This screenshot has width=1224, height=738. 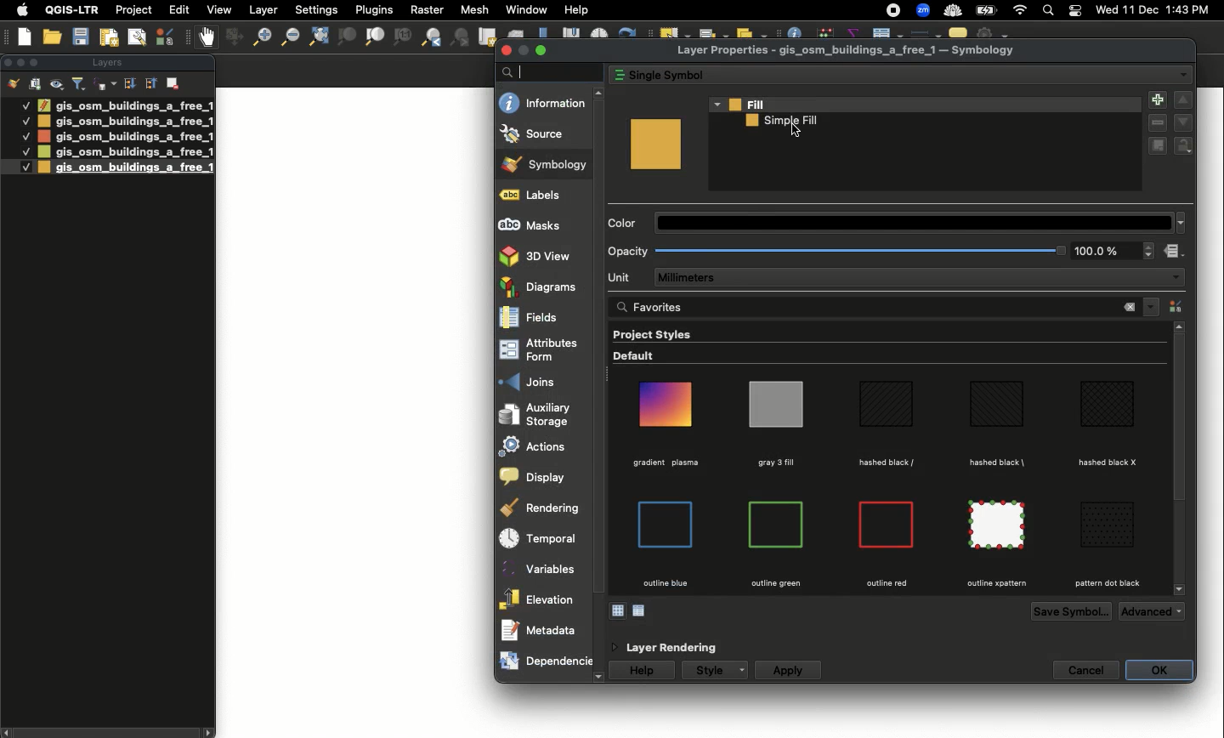 I want to click on 100.0%, so click(x=1096, y=252).